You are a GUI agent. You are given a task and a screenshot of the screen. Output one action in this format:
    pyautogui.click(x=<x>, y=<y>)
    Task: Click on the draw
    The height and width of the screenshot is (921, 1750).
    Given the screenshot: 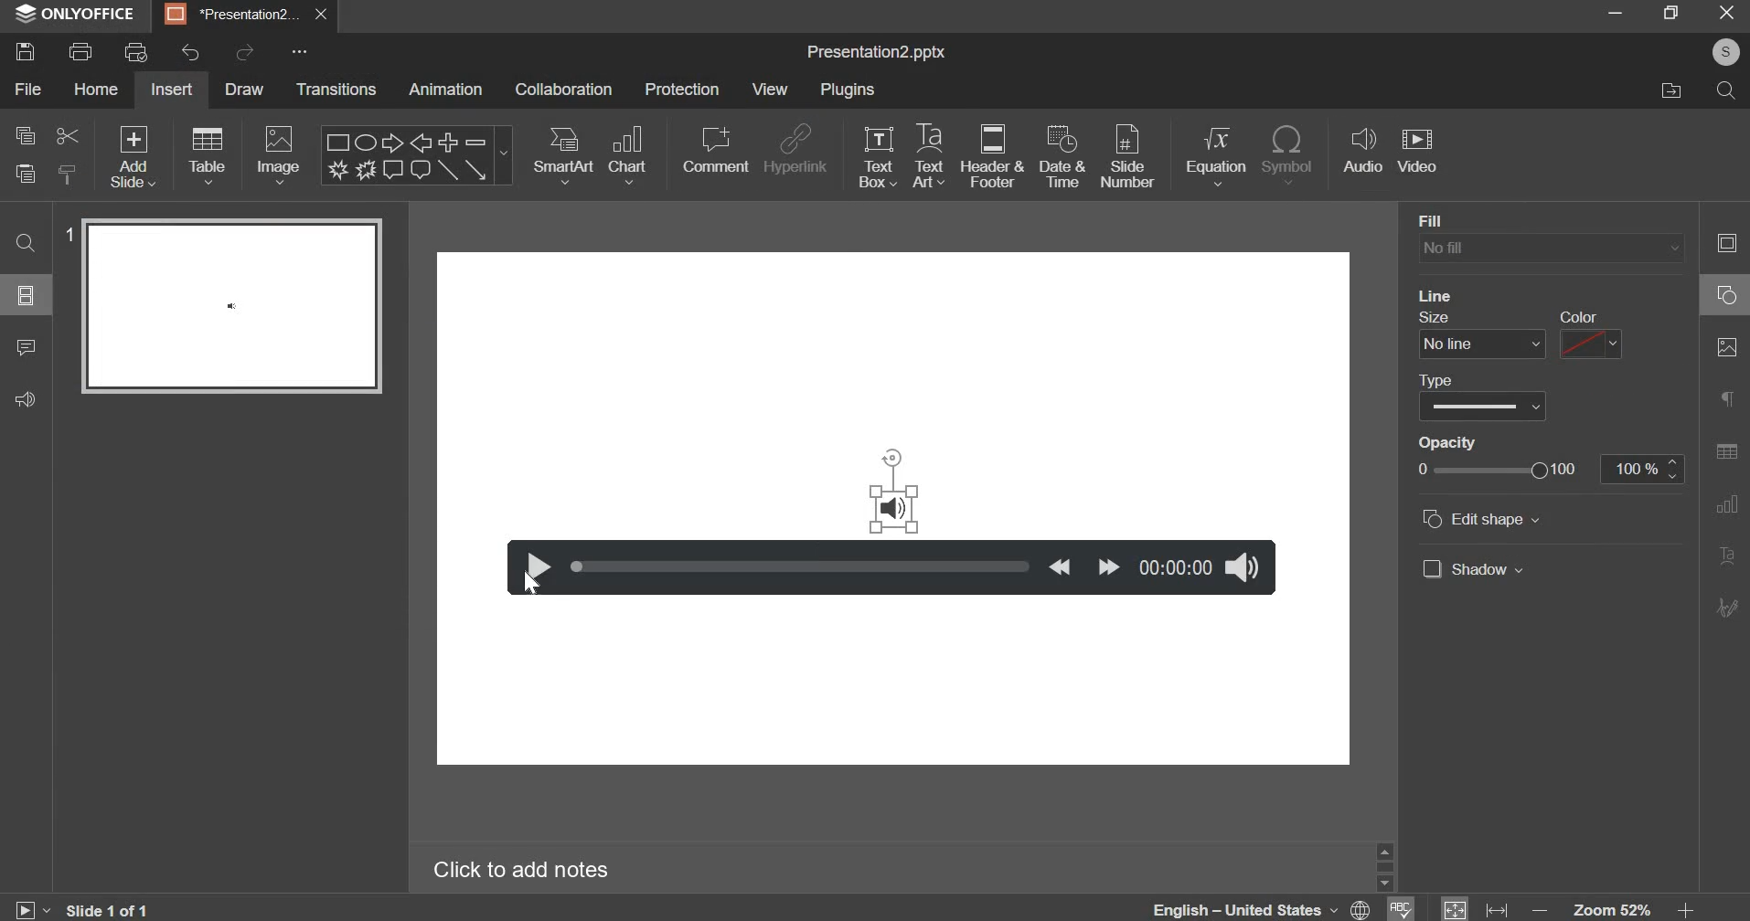 What is the action you would take?
    pyautogui.click(x=240, y=88)
    